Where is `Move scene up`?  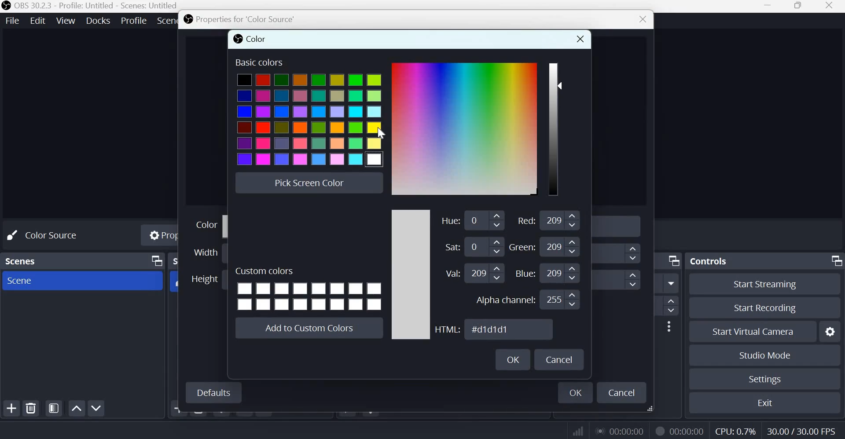 Move scene up is located at coordinates (76, 408).